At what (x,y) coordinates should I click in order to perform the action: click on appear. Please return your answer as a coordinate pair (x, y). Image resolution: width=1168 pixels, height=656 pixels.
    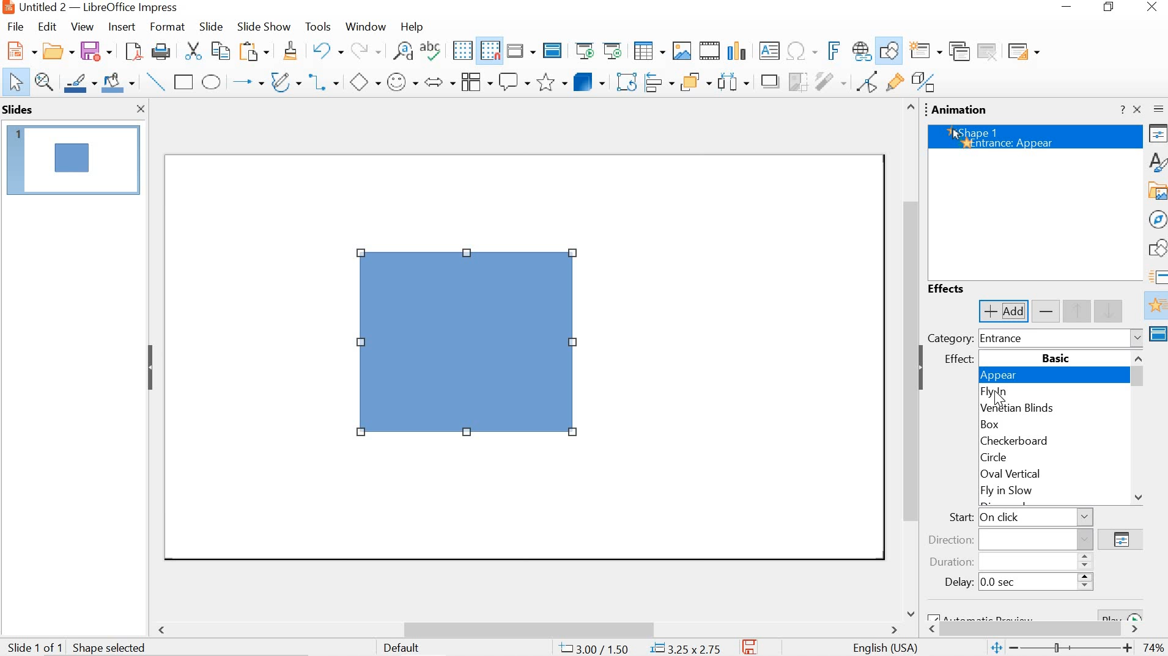
    Looking at the image, I should click on (1052, 376).